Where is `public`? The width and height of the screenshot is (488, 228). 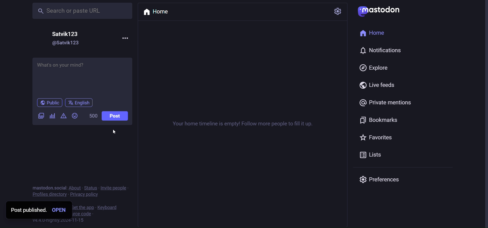
public is located at coordinates (49, 103).